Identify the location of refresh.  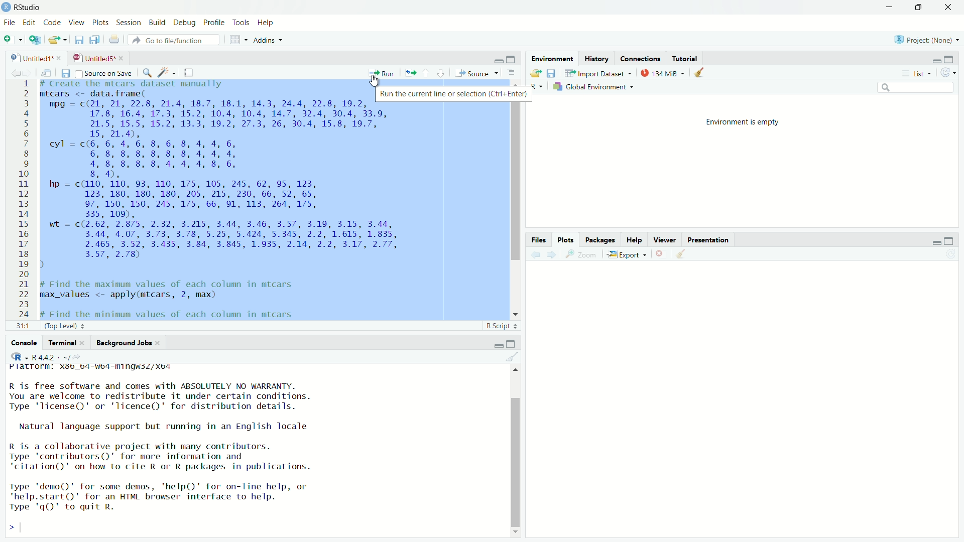
(948, 73).